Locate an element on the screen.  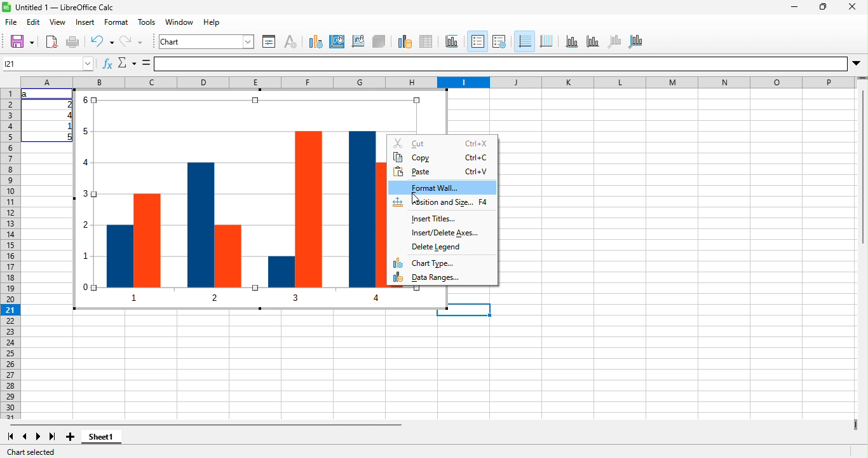
first sheet is located at coordinates (11, 436).